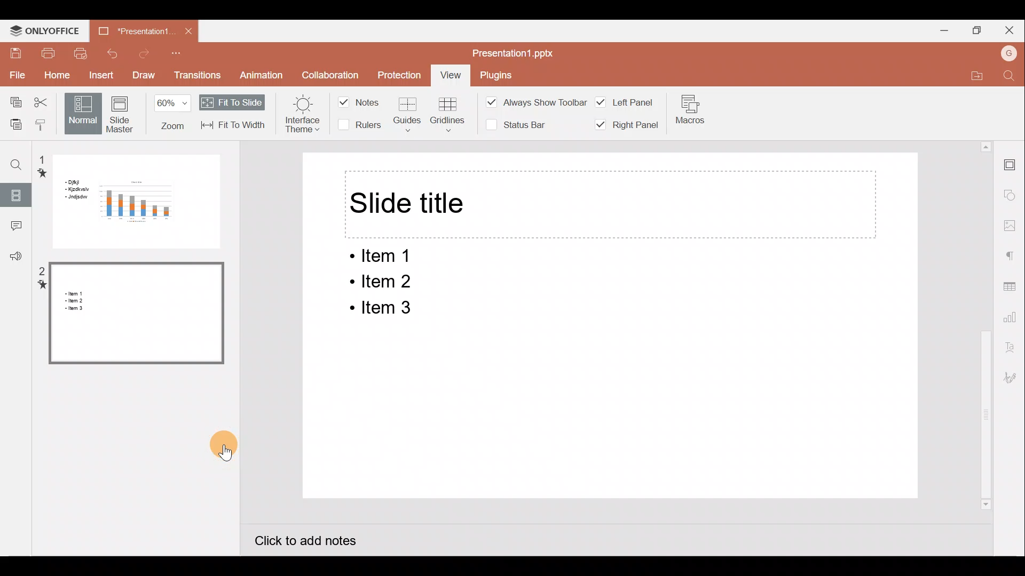  What do you see at coordinates (100, 75) in the screenshot?
I see `Insert` at bounding box center [100, 75].